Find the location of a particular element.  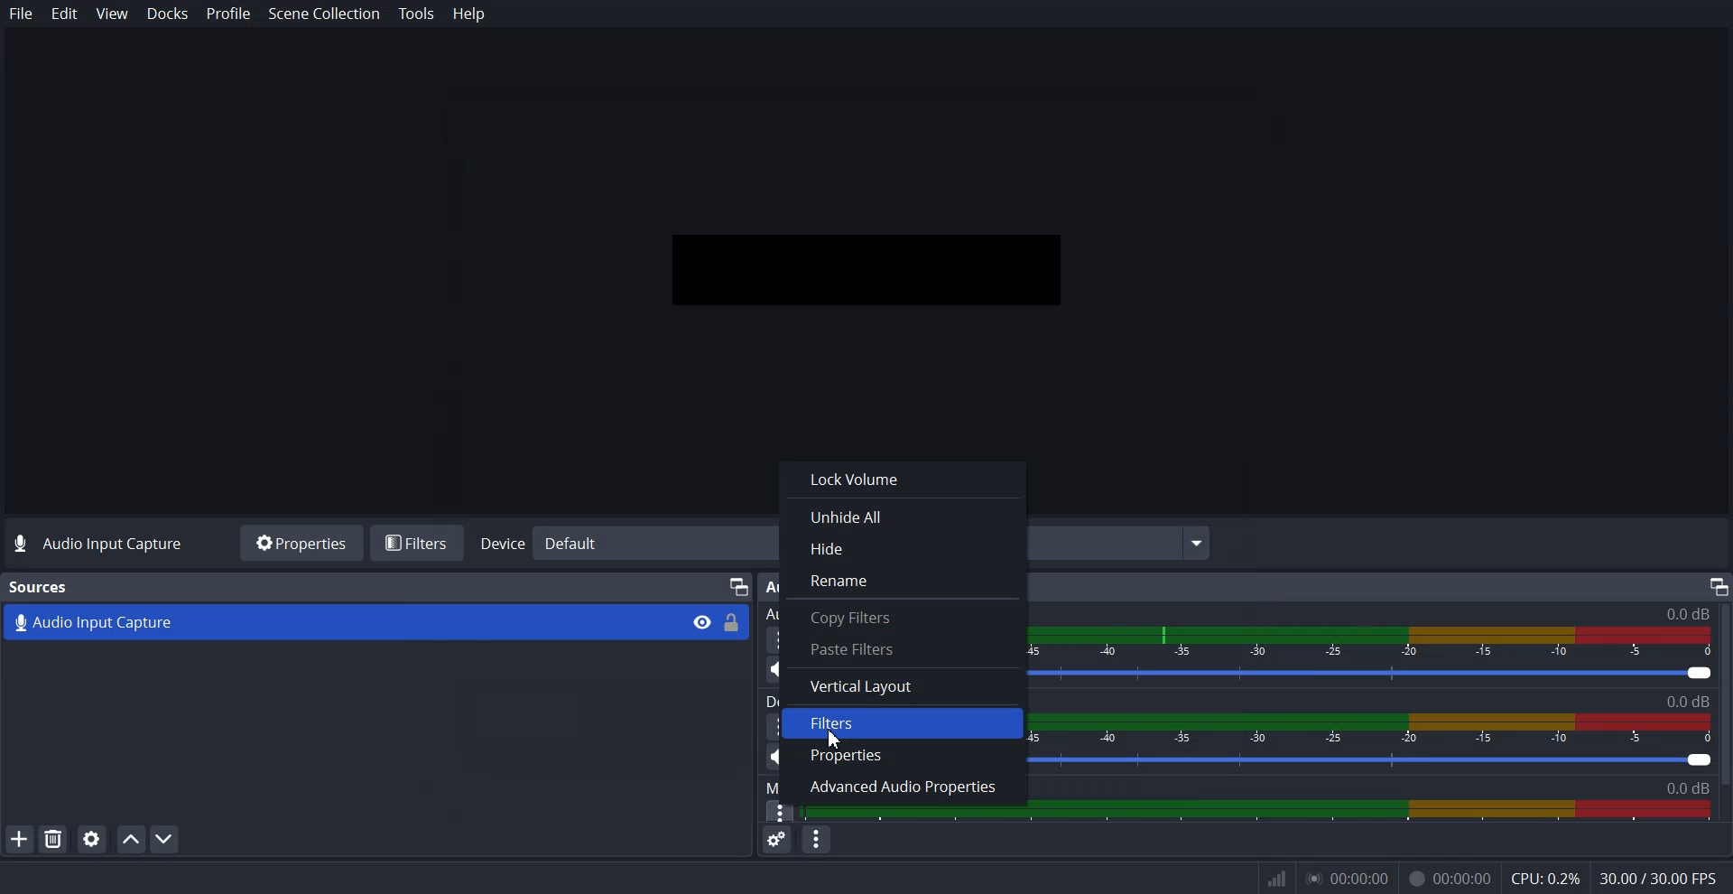

Volume level adjuster is located at coordinates (1380, 762).